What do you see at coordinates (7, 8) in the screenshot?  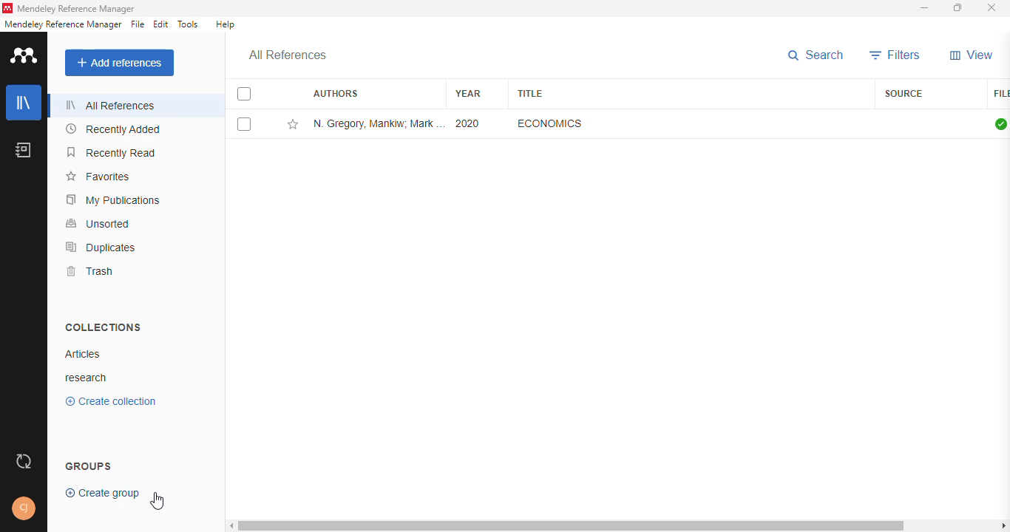 I see `logo` at bounding box center [7, 8].